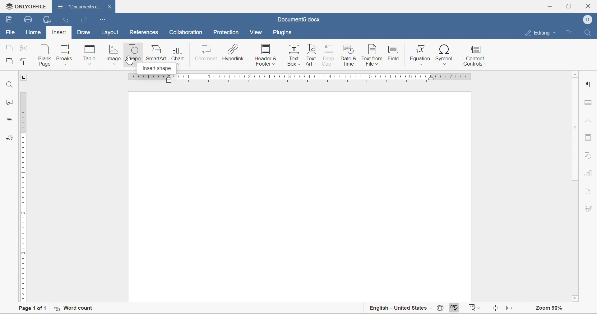  I want to click on draw, so click(84, 32).